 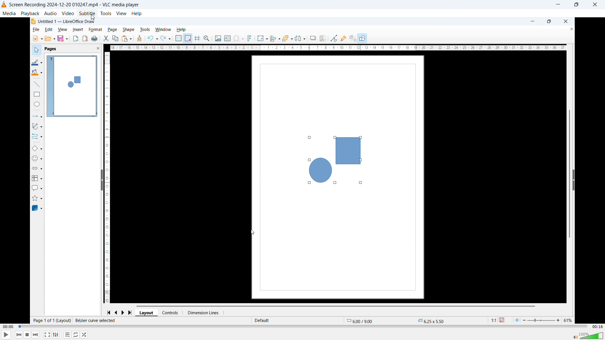 What do you see at coordinates (94, 49) in the screenshot?
I see `close` at bounding box center [94, 49].